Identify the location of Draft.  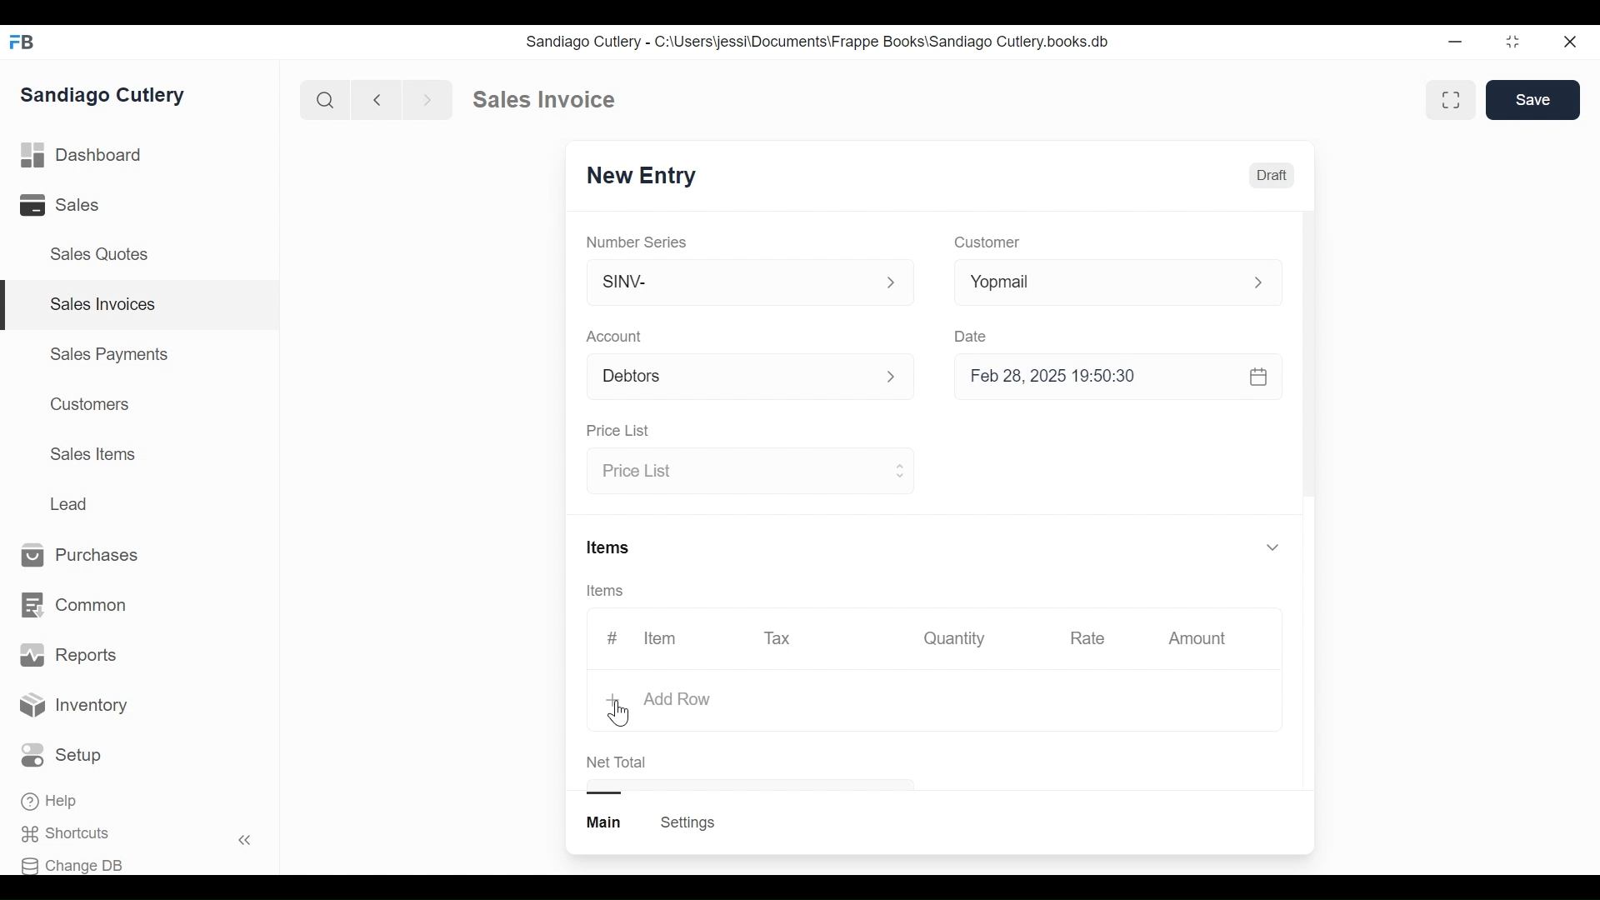
(1271, 175).